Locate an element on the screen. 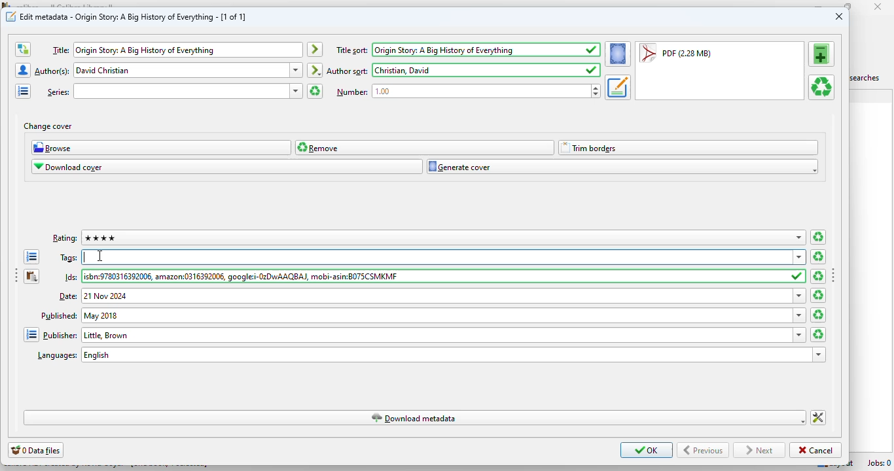  clear ids is located at coordinates (818, 276).